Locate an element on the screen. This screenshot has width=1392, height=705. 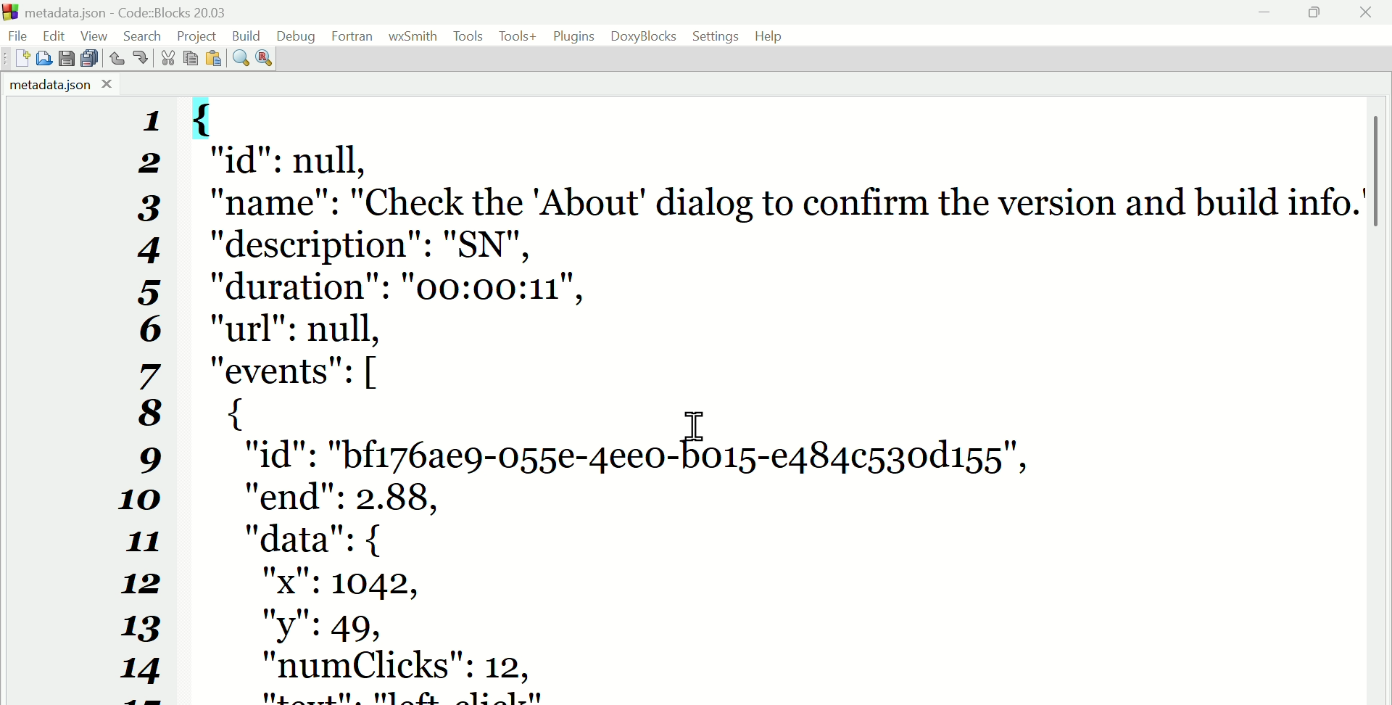
Tools is located at coordinates (517, 38).